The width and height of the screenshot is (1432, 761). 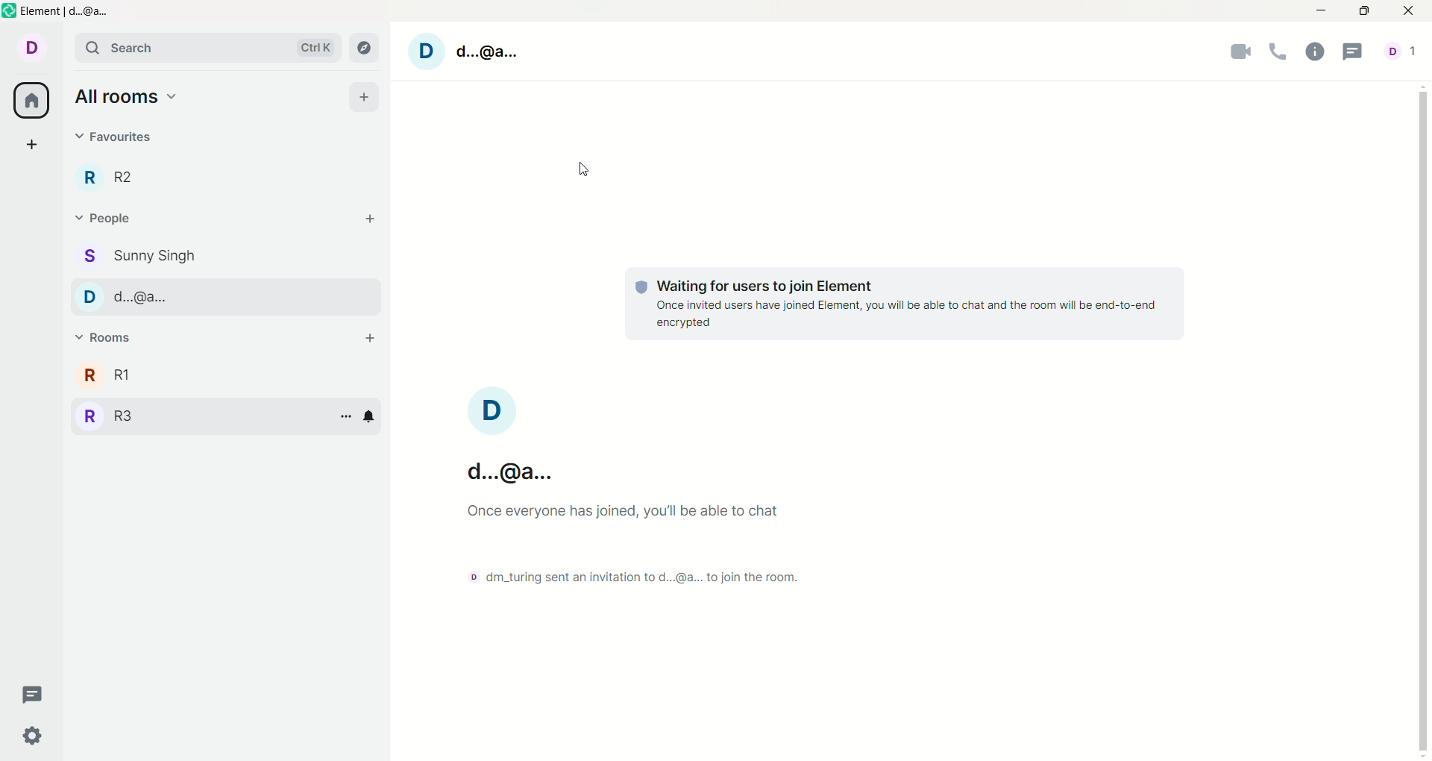 What do you see at coordinates (32, 738) in the screenshot?
I see `settings` at bounding box center [32, 738].